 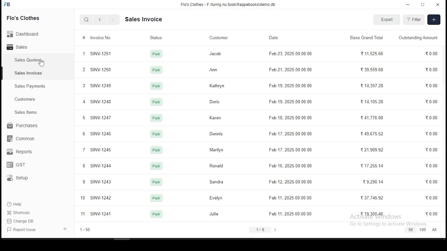 I want to click on 0.00, so click(x=430, y=101).